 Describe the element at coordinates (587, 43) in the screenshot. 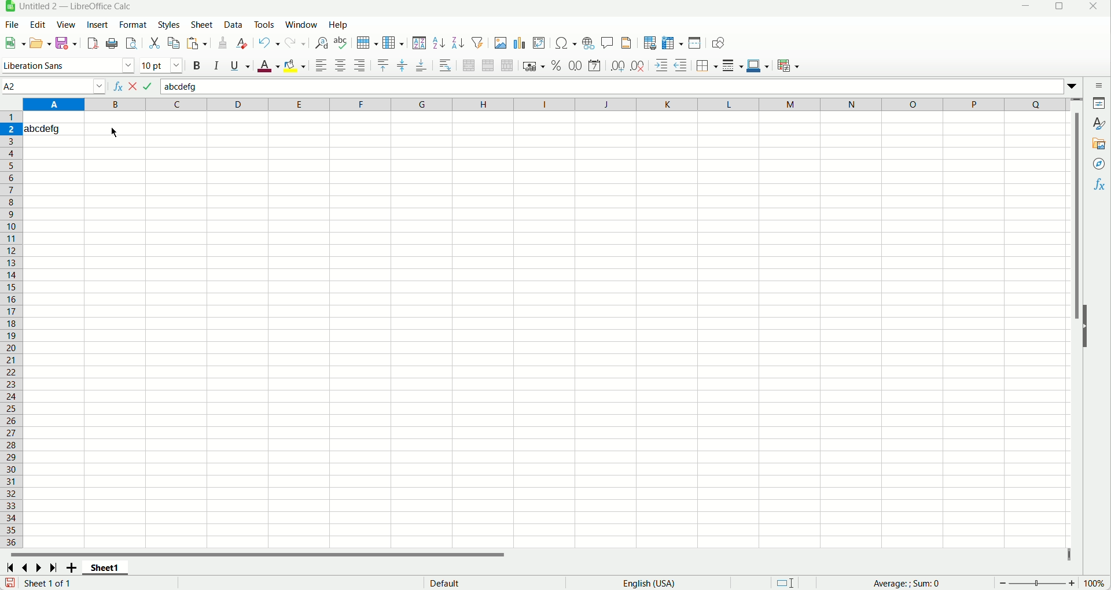

I see `insert hyperlink` at that location.